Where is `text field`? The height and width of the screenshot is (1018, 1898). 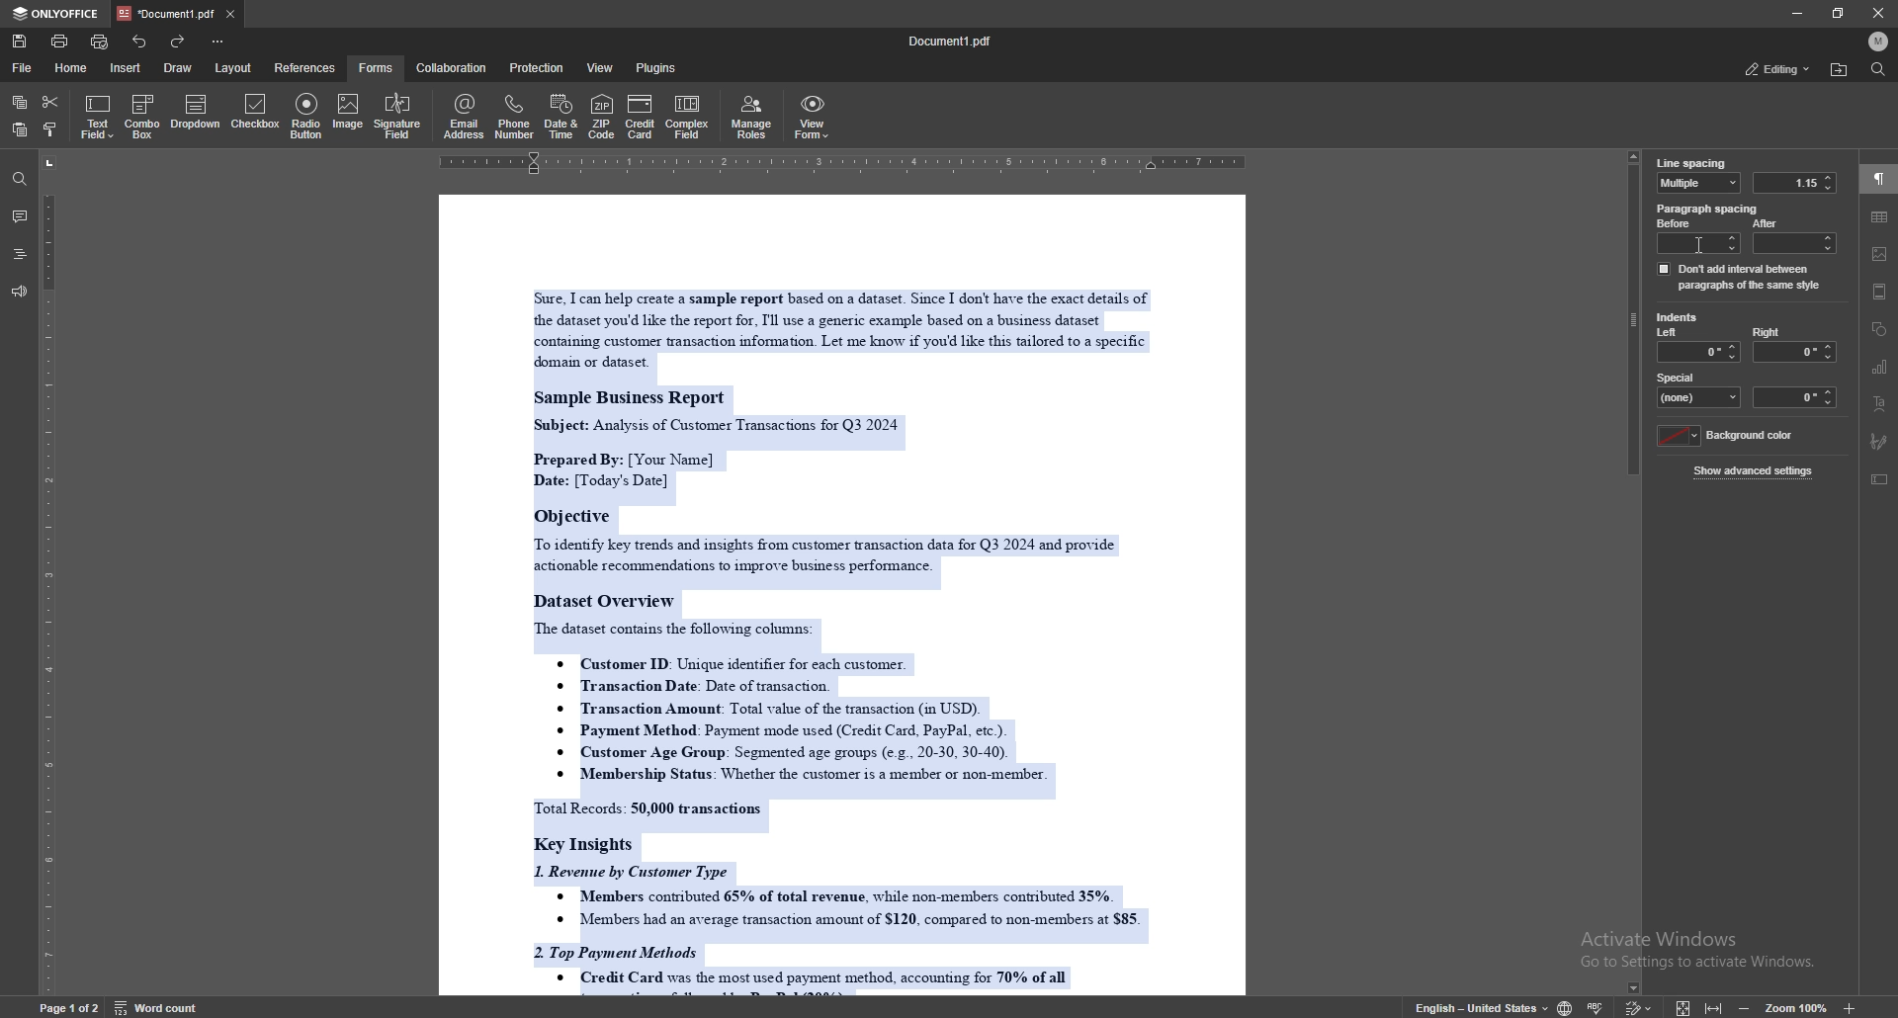 text field is located at coordinates (98, 117).